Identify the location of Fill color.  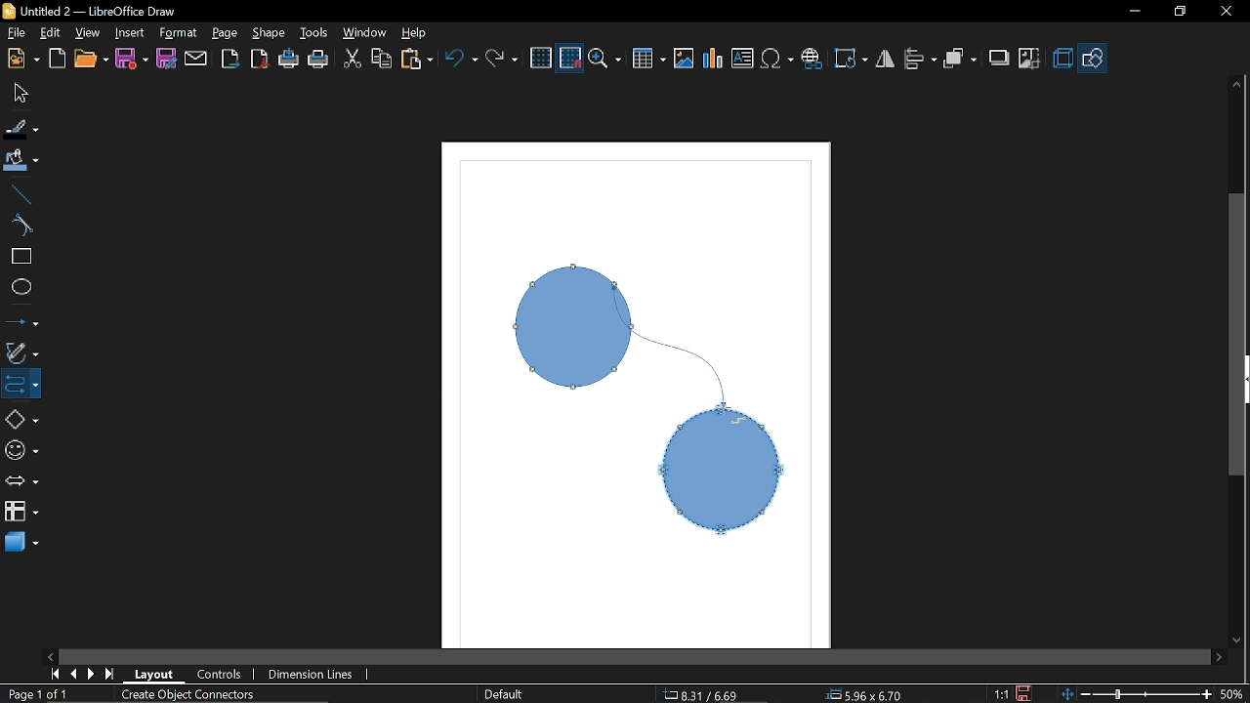
(20, 165).